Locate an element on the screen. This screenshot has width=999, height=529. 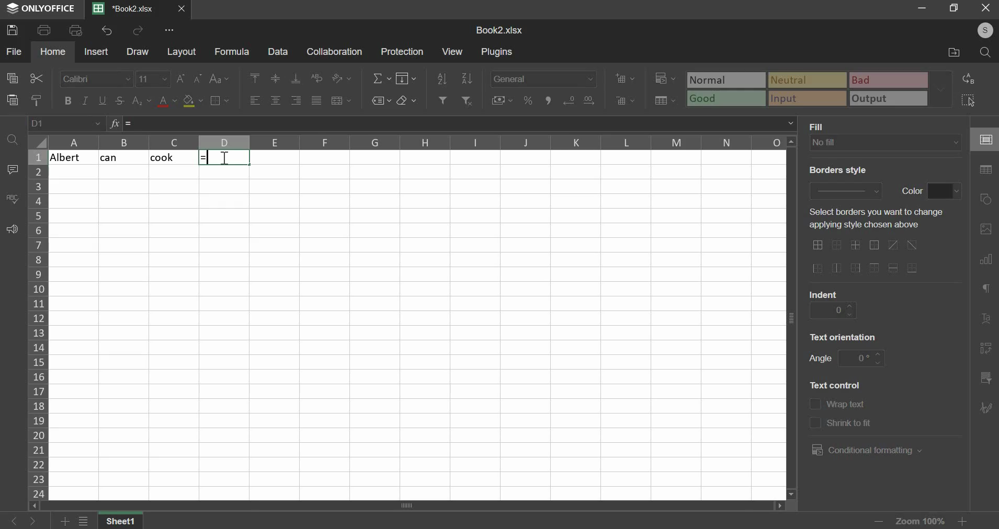
sum is located at coordinates (382, 77).